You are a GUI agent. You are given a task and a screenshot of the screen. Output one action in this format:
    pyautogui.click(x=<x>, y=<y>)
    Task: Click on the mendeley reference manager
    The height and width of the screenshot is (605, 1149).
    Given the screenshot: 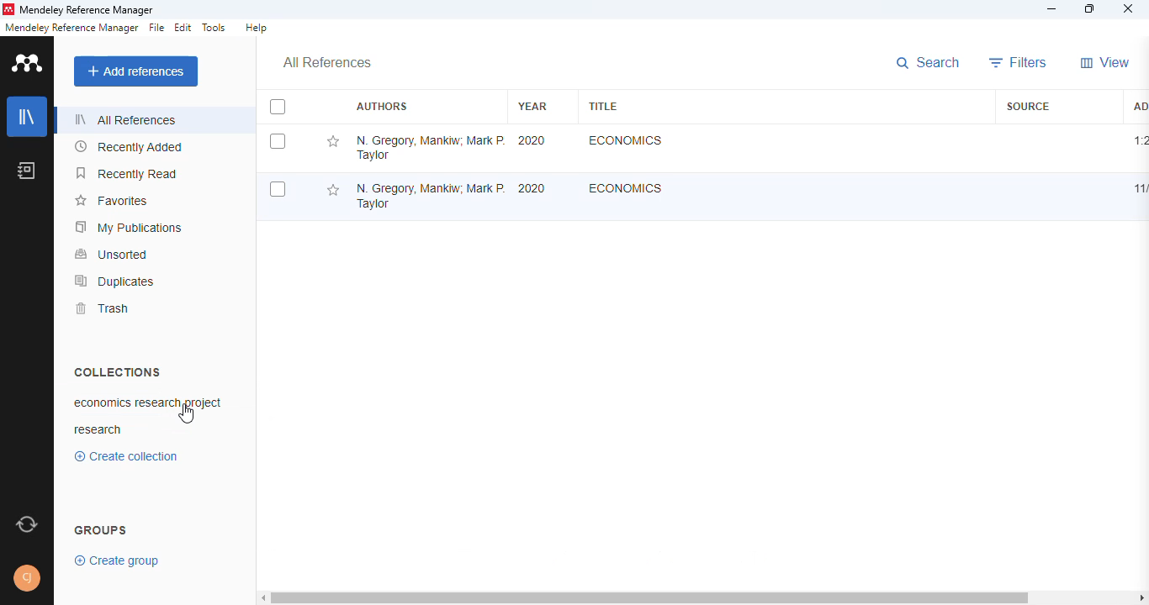 What is the action you would take?
    pyautogui.click(x=71, y=28)
    